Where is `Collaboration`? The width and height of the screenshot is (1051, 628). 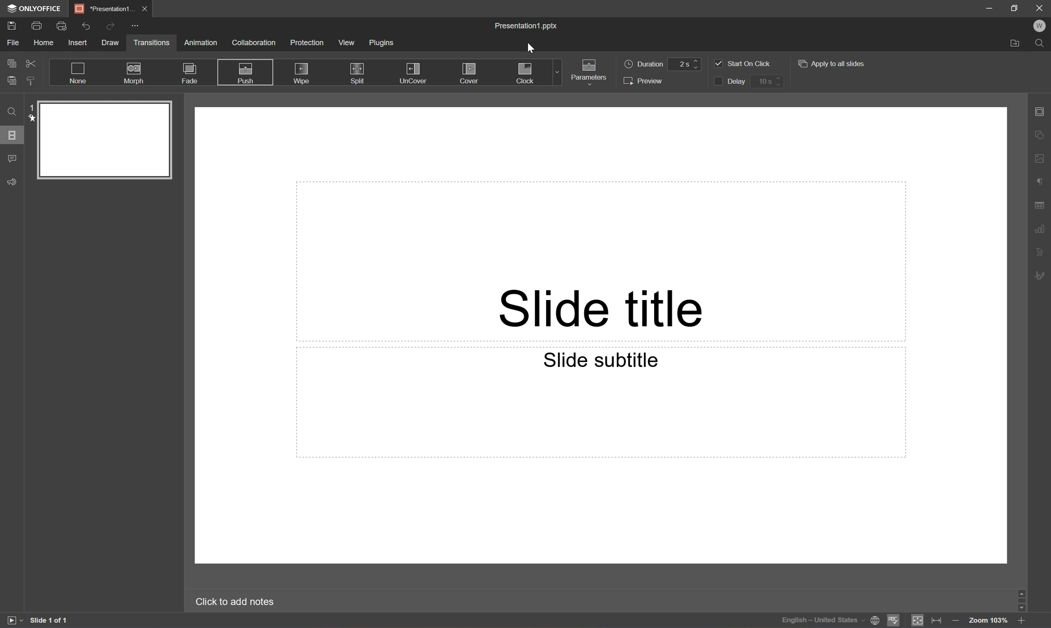 Collaboration is located at coordinates (254, 45).